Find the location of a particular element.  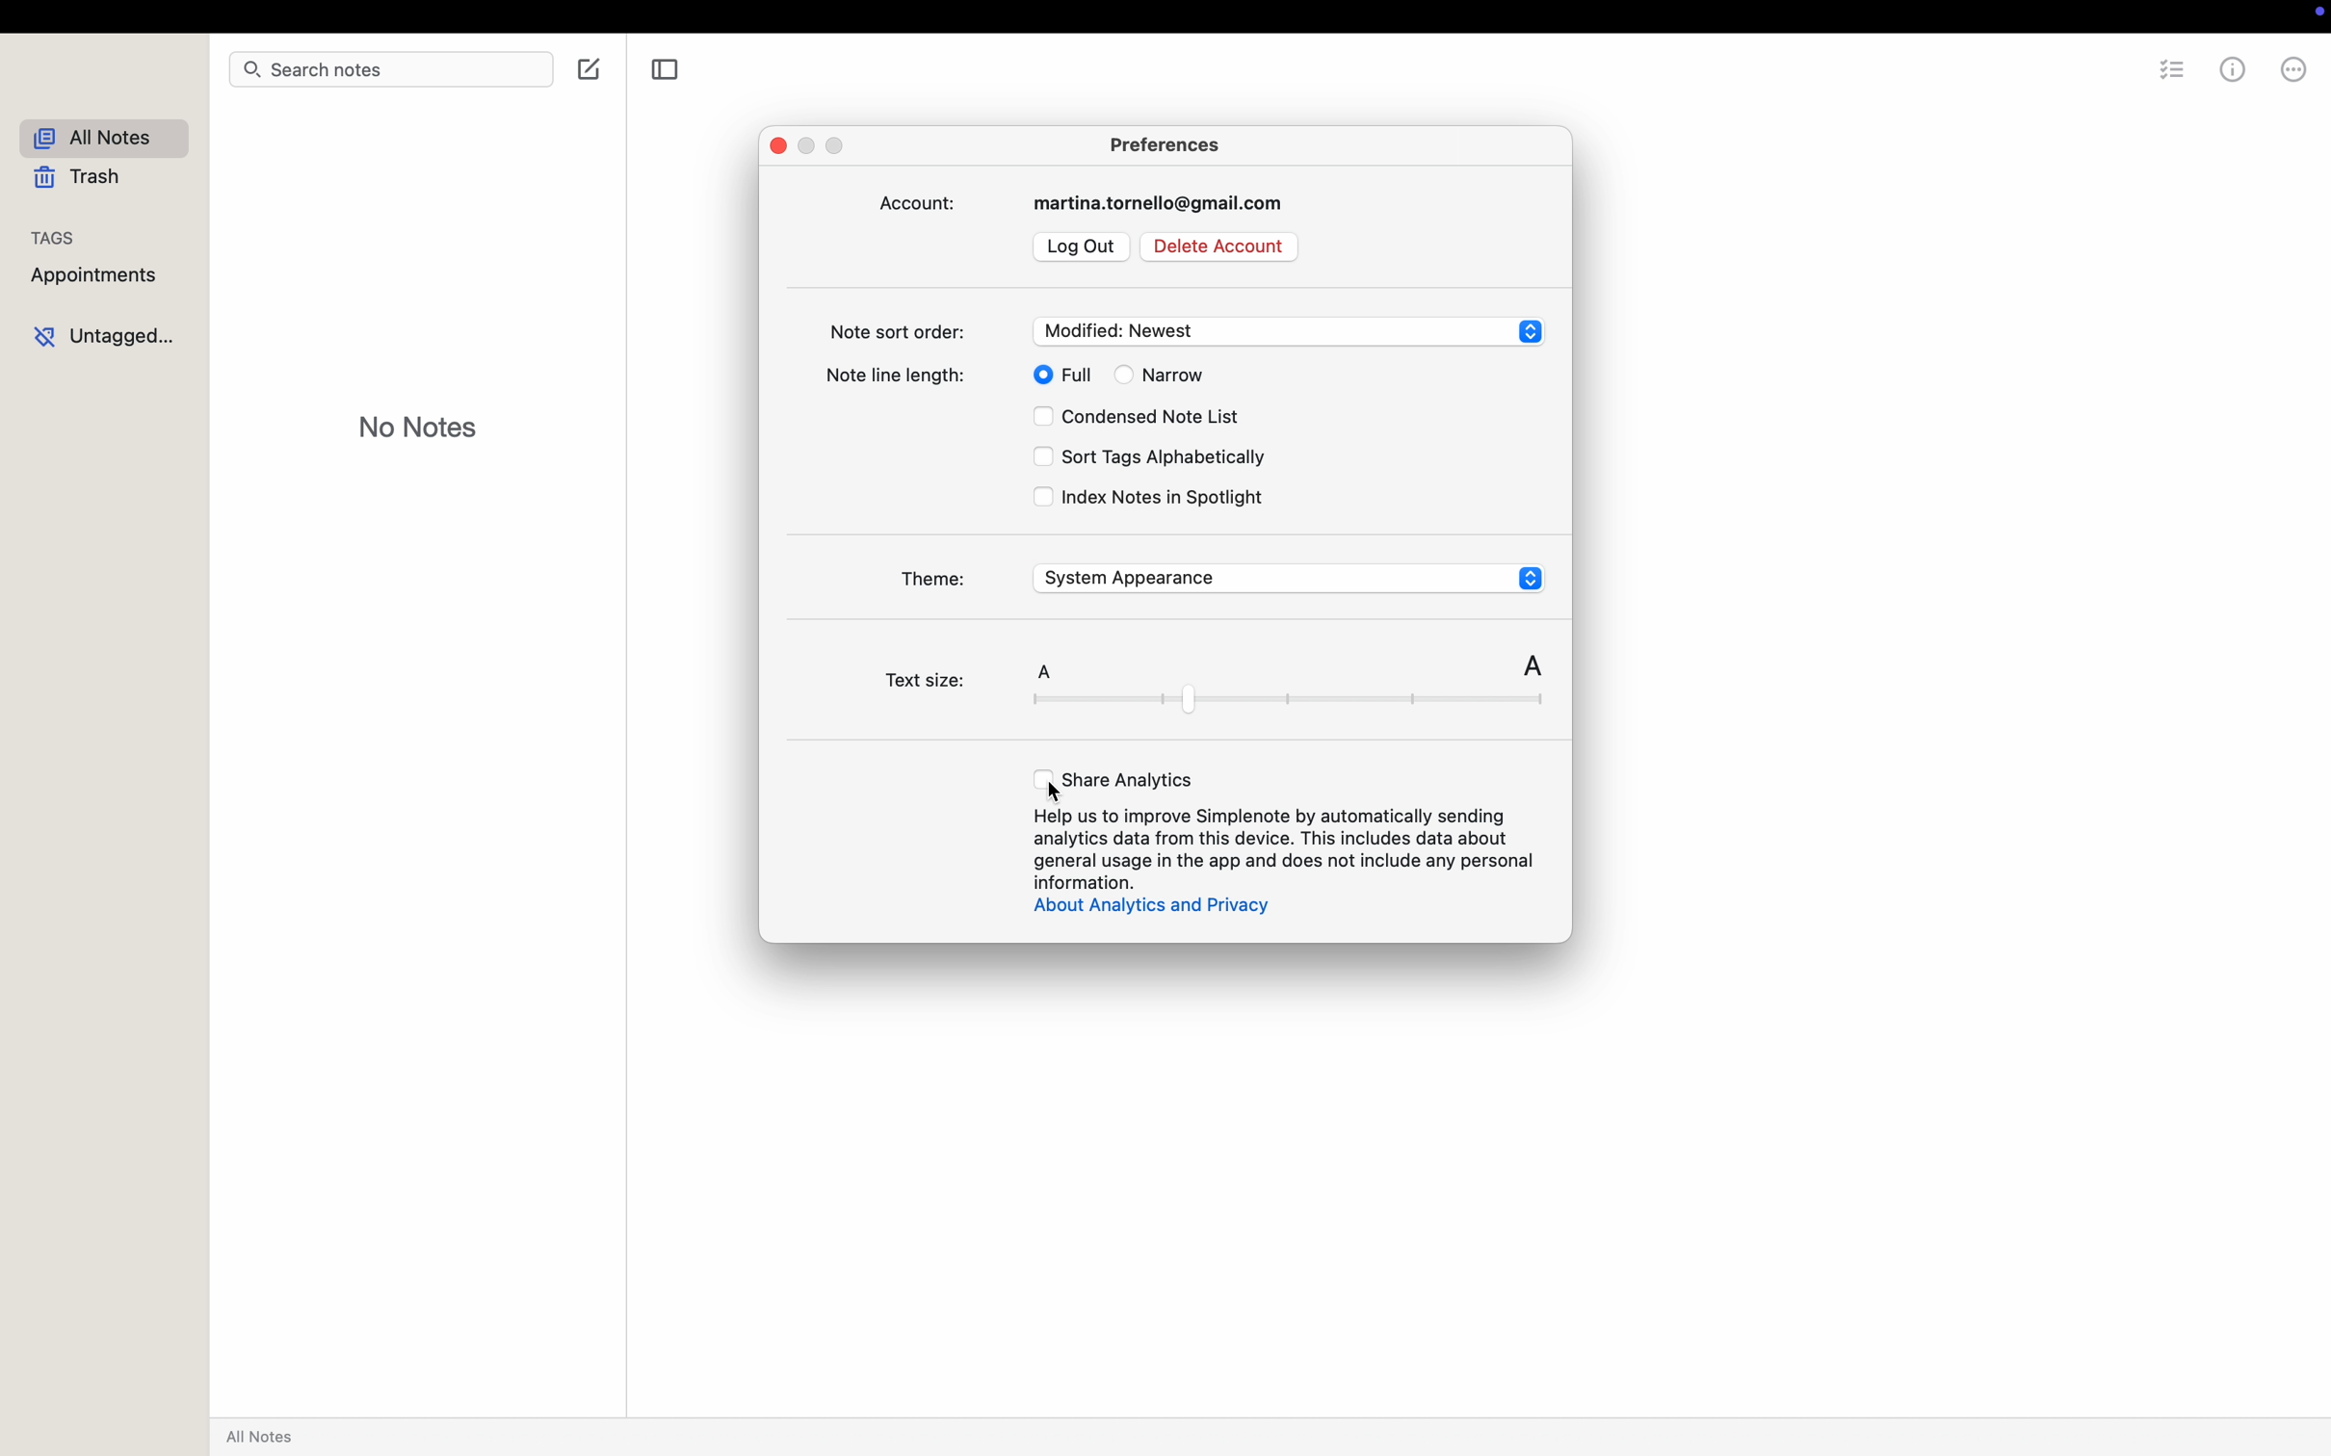

checklist is located at coordinates (2168, 74).